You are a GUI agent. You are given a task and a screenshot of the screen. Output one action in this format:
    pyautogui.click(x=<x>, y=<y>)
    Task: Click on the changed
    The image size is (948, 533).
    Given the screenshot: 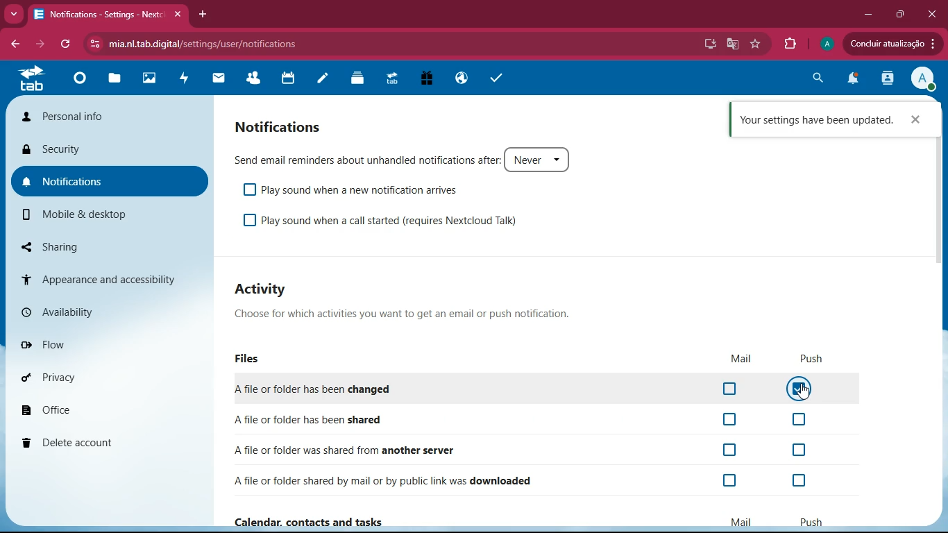 What is the action you would take?
    pyautogui.click(x=337, y=388)
    